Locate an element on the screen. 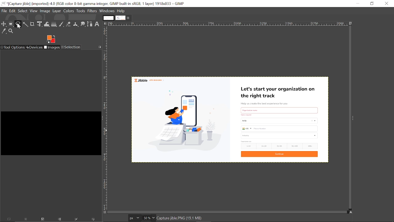 This screenshot has width=394, height=222. Selection to path is located at coordinates (77, 220).